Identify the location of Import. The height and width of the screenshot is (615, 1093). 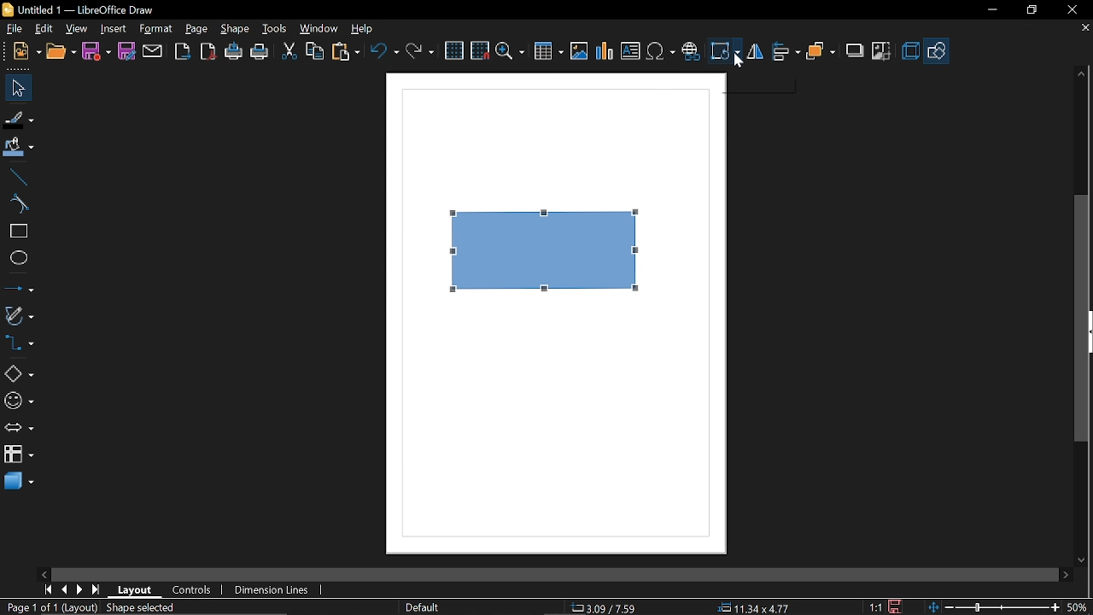
(184, 52).